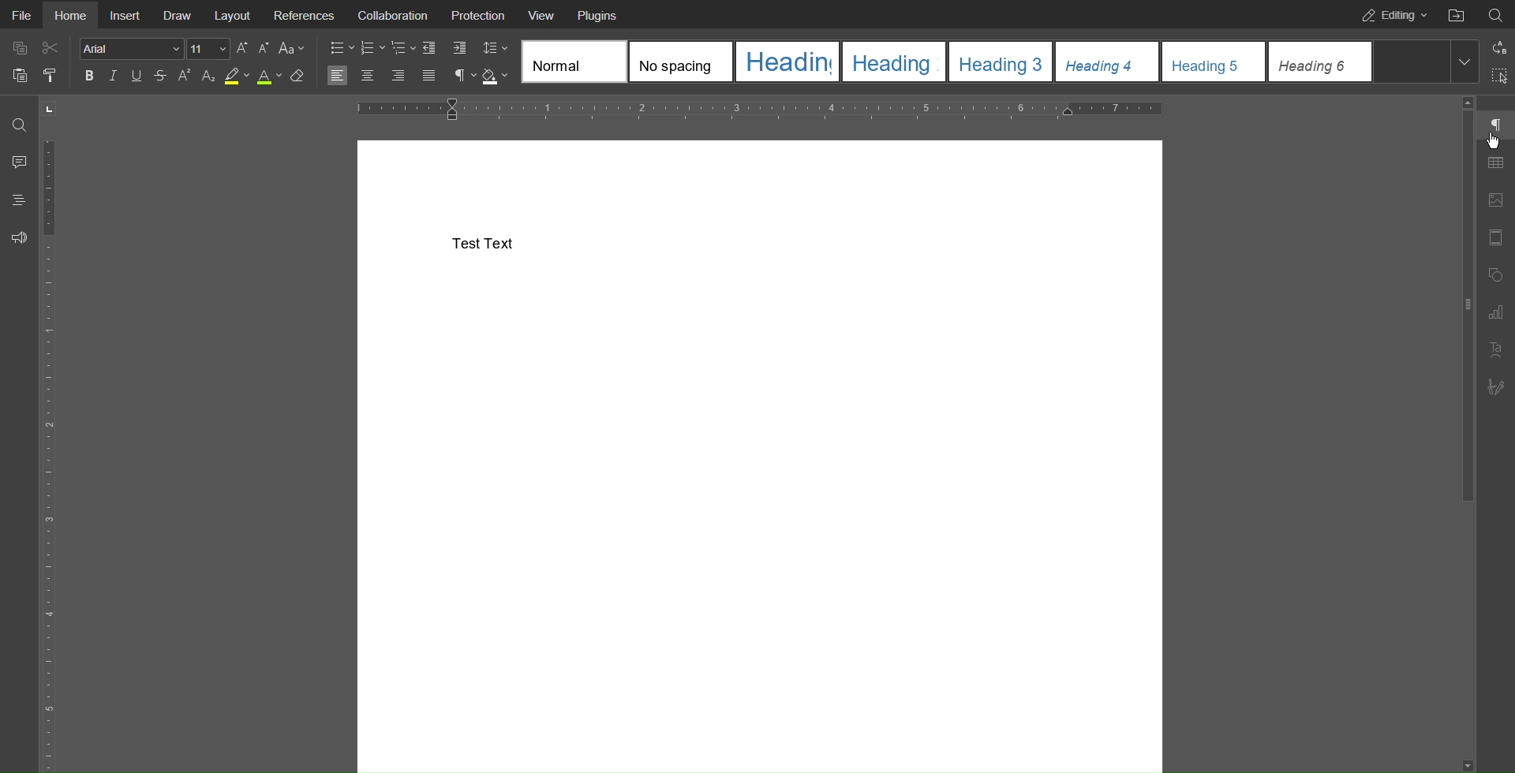 Image resolution: width=1515 pixels, height=773 pixels. Describe the element at coordinates (1493, 240) in the screenshot. I see `Header and Footer Settings` at that location.